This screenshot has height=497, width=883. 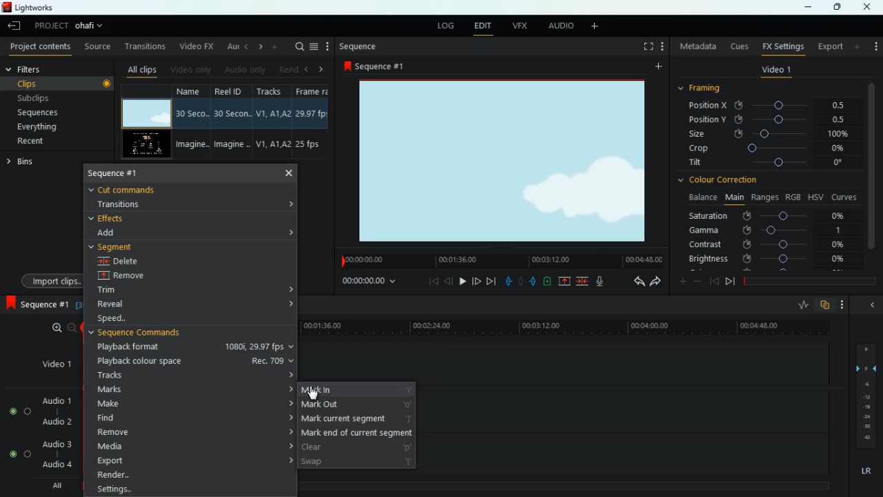 I want to click on more, so click(x=842, y=304).